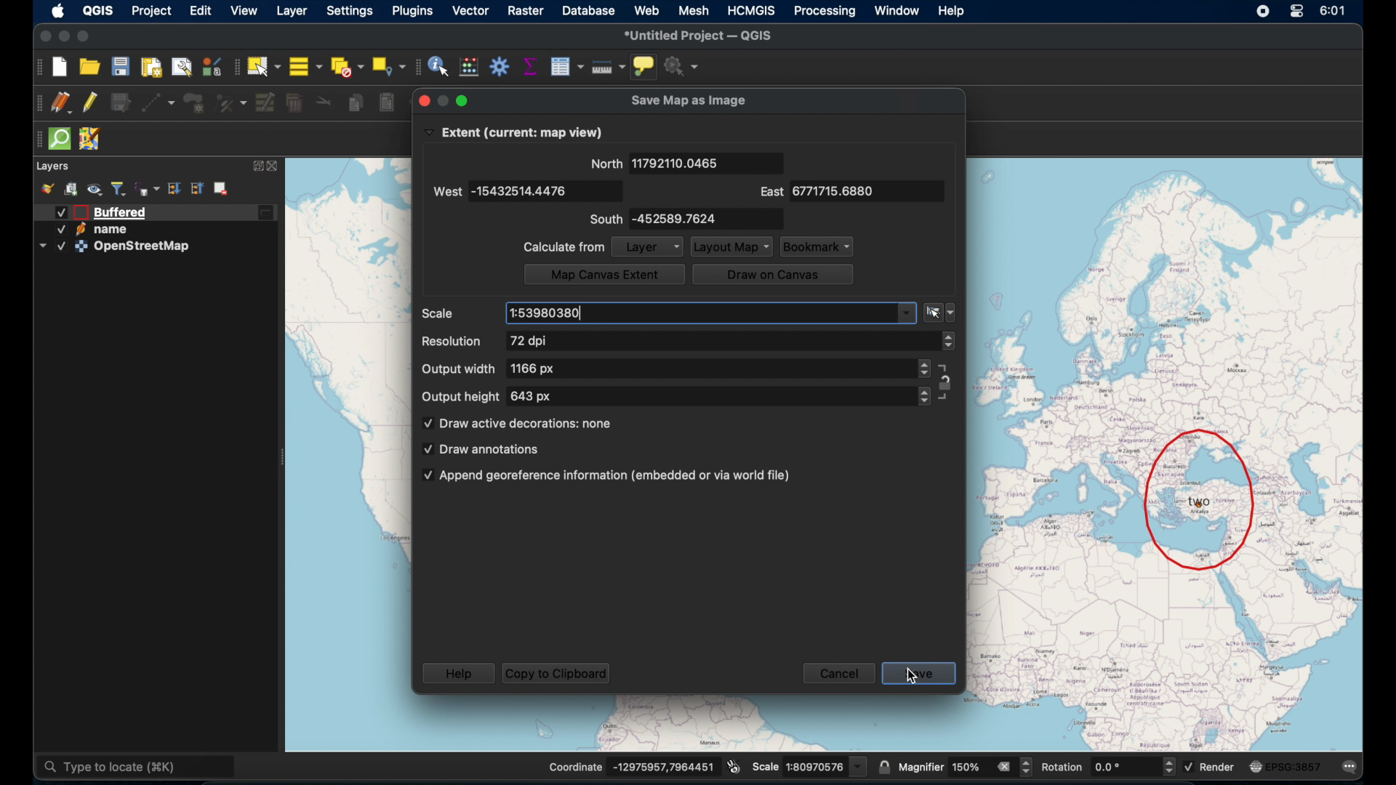  What do you see at coordinates (1256, 765) in the screenshot?
I see `icon` at bounding box center [1256, 765].